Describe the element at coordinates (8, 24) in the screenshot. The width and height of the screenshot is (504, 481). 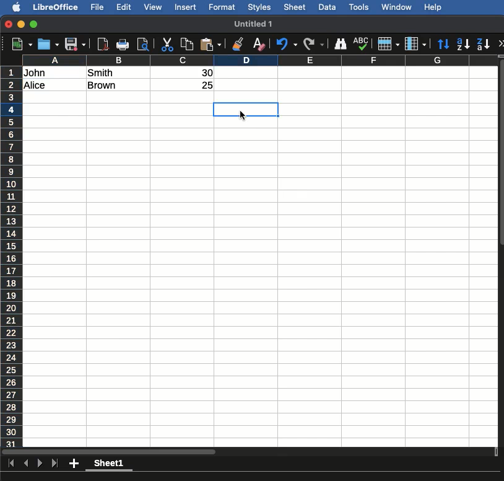
I see `Close` at that location.